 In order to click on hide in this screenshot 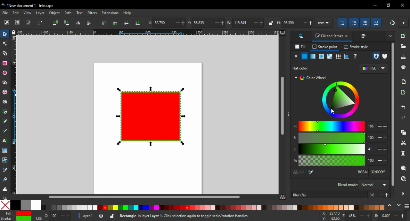, I will do `click(403, 194)`.